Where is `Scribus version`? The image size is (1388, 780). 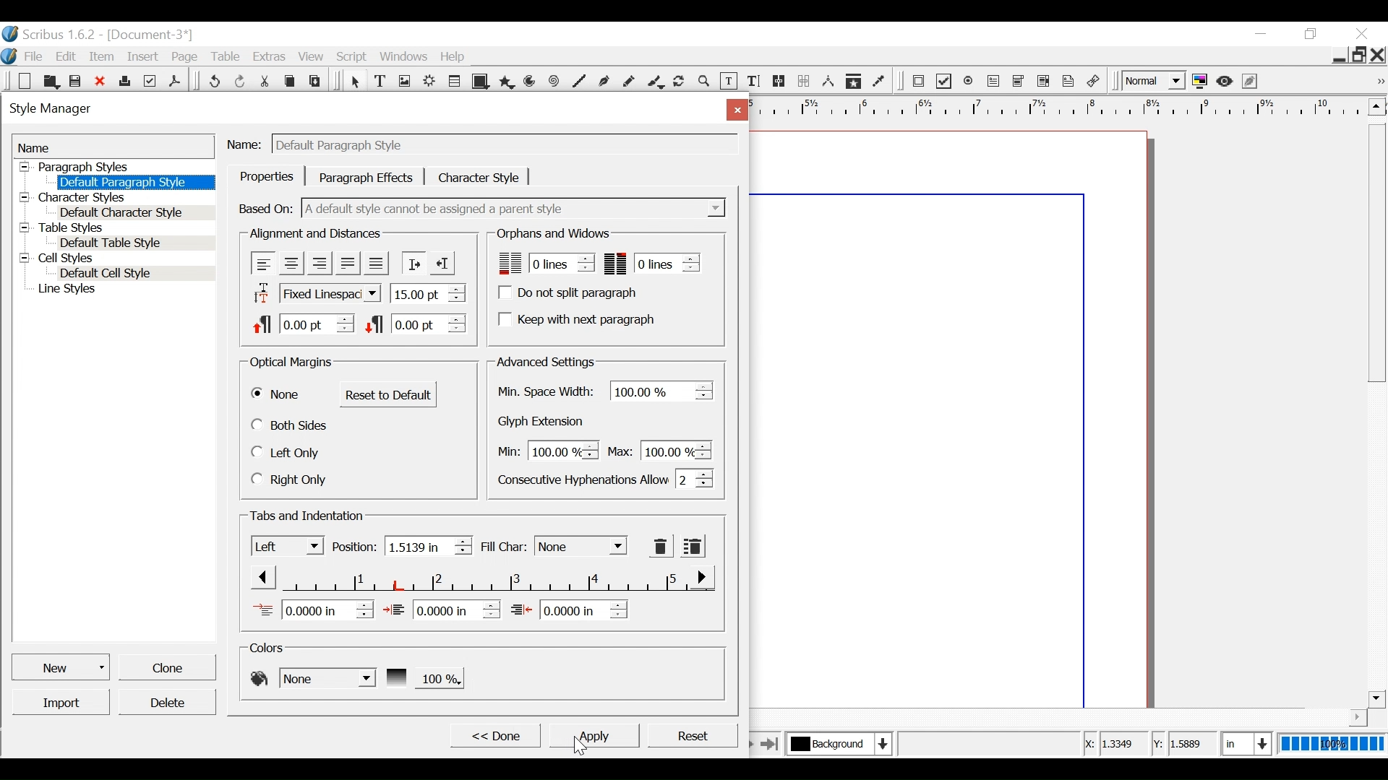
Scribus version is located at coordinates (50, 34).